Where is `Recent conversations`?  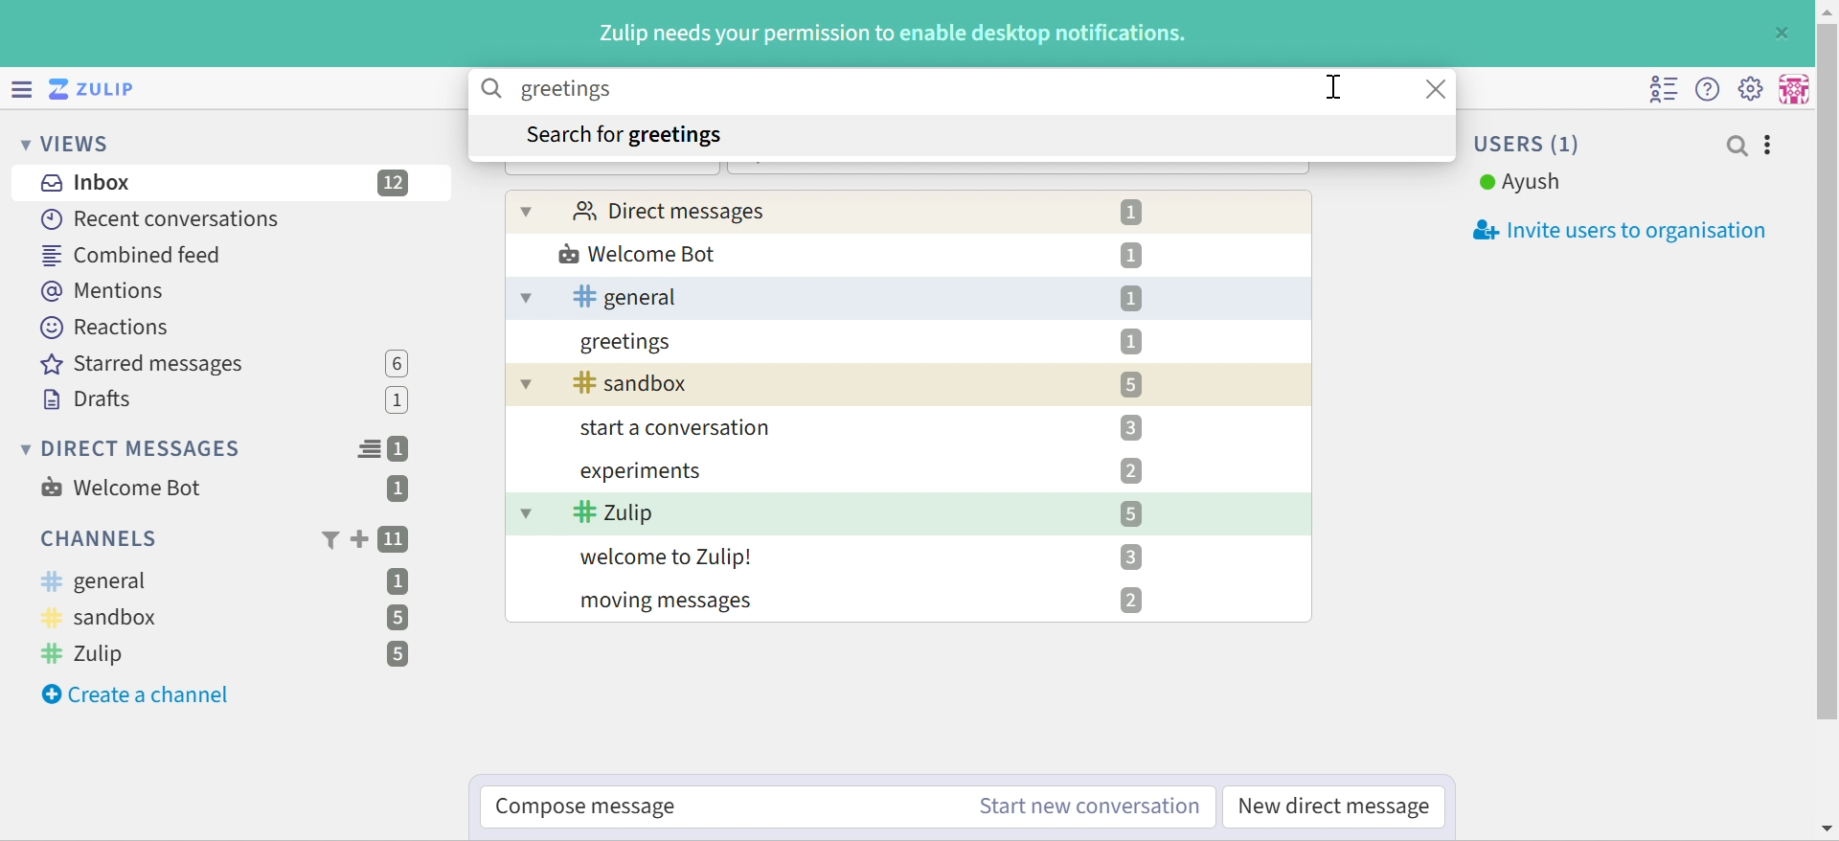 Recent conversations is located at coordinates (162, 218).